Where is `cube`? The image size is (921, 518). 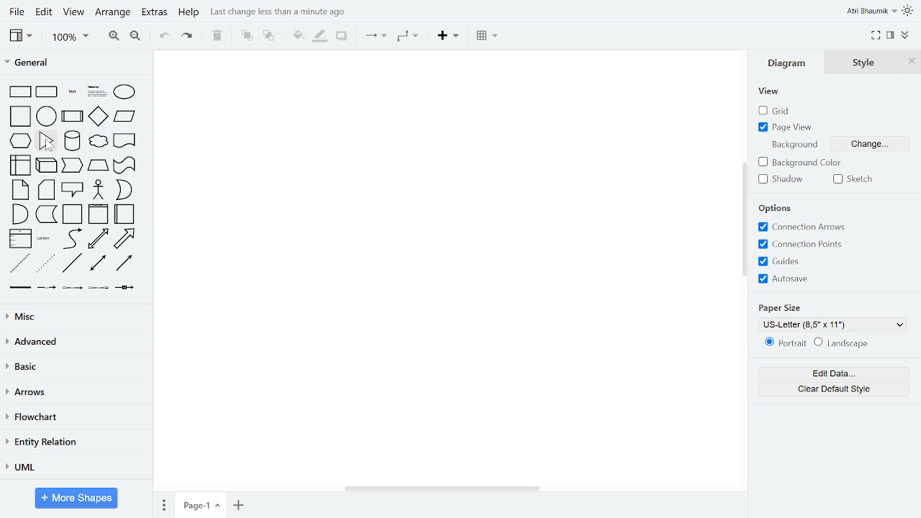
cube is located at coordinates (47, 165).